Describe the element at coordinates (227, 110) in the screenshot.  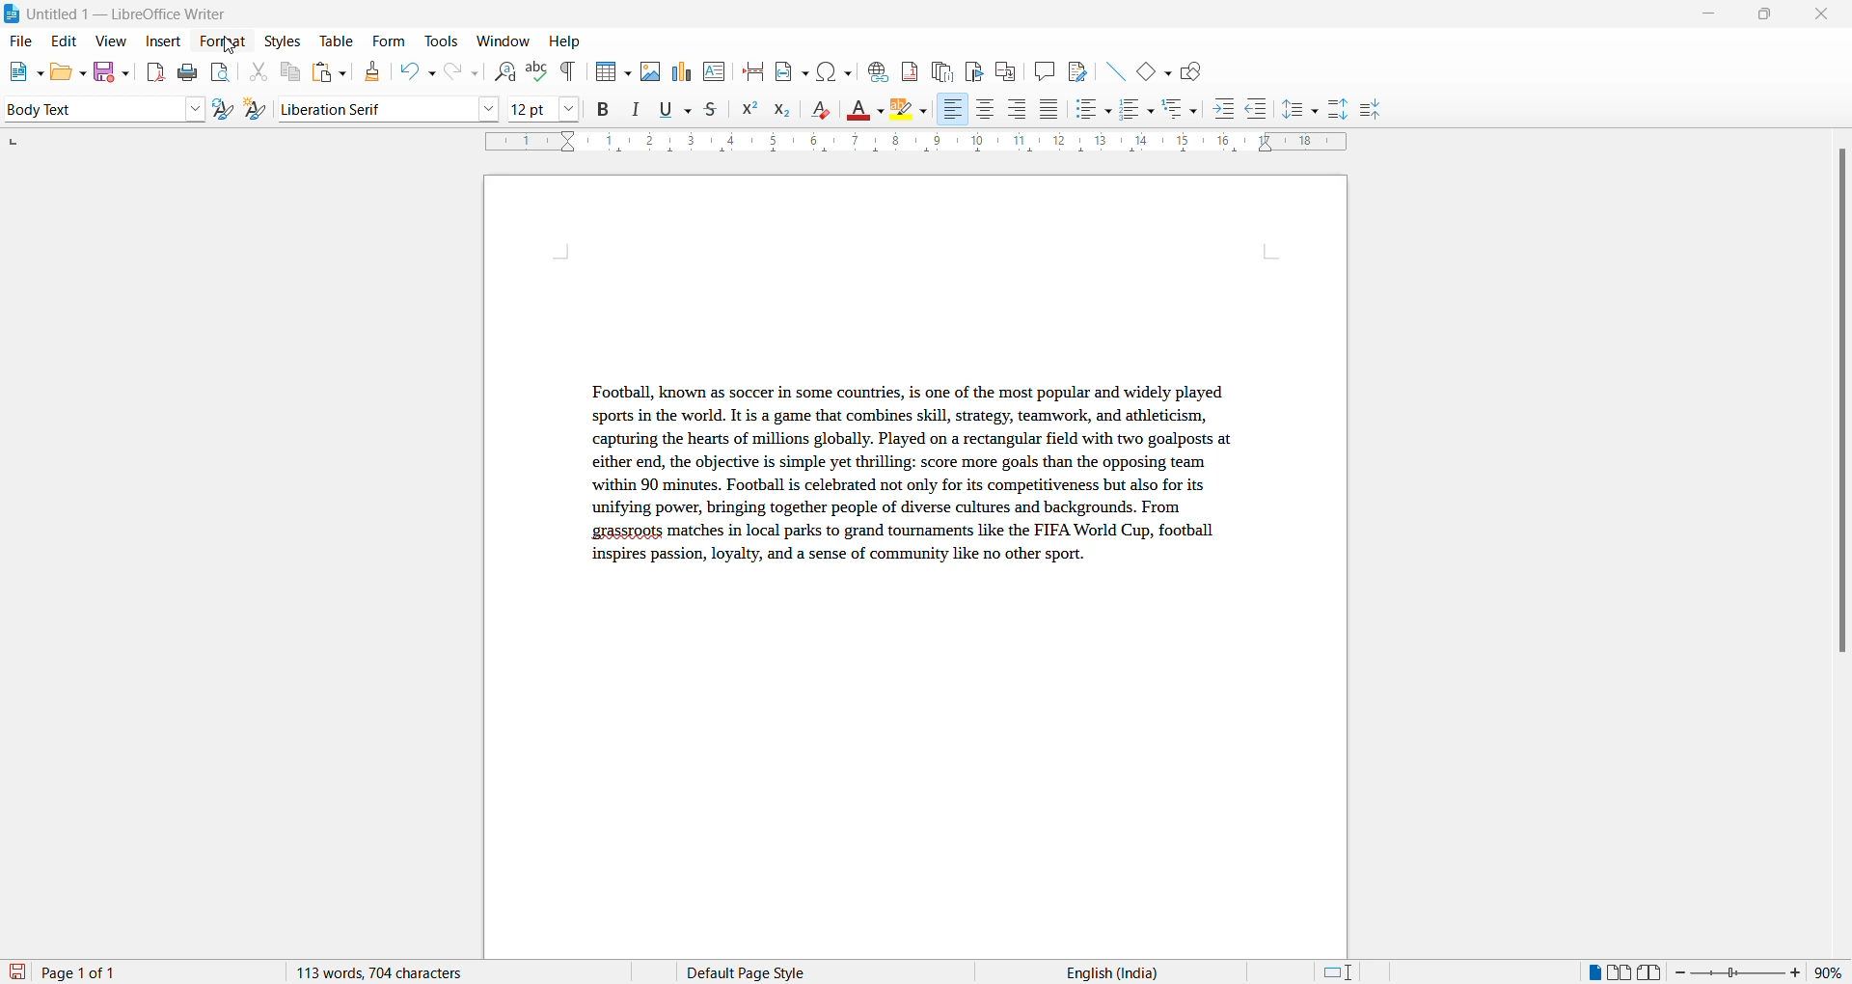
I see `update selected style` at that location.